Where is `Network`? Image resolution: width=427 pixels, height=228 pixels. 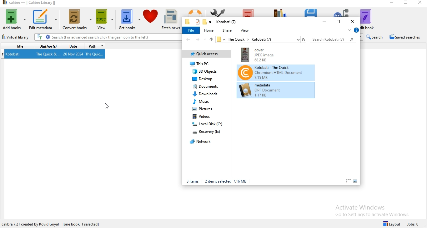 Network is located at coordinates (202, 142).